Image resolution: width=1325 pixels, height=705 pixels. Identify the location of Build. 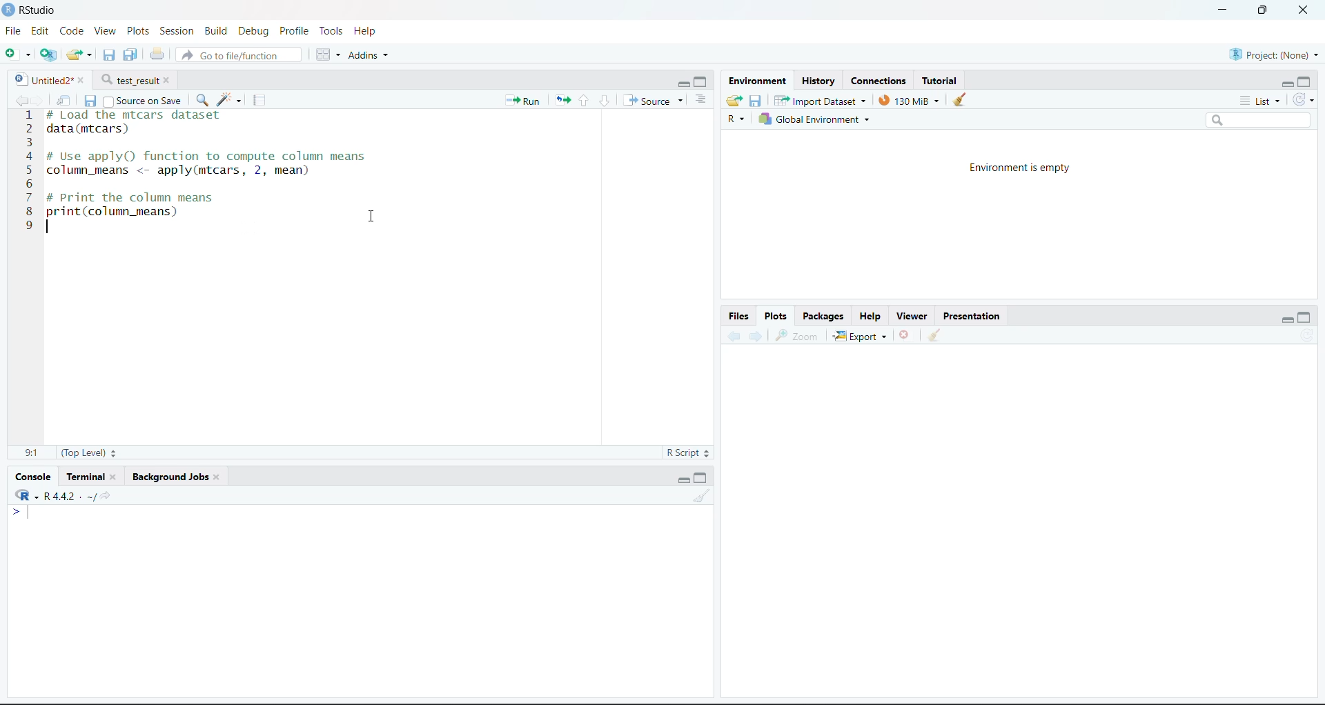
(216, 30).